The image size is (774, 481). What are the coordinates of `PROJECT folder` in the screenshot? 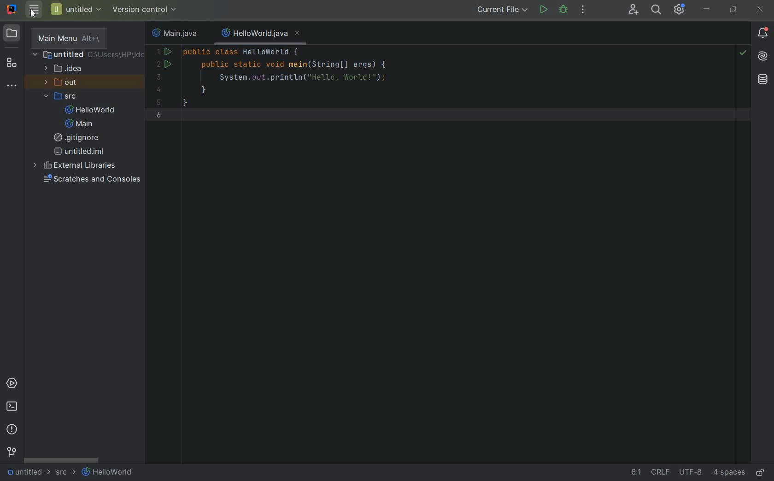 It's located at (12, 35).